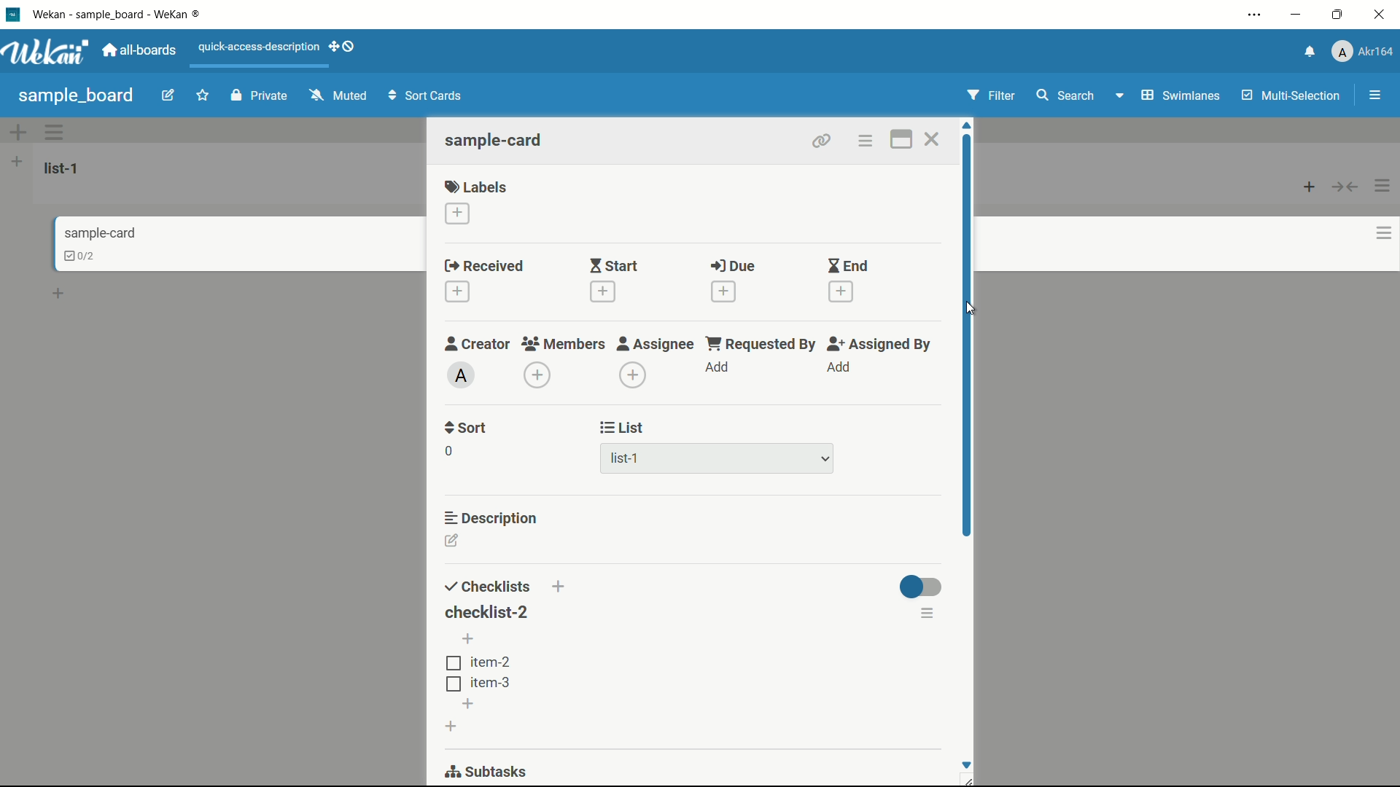 Image resolution: width=1400 pixels, height=787 pixels. I want to click on sort, so click(465, 428).